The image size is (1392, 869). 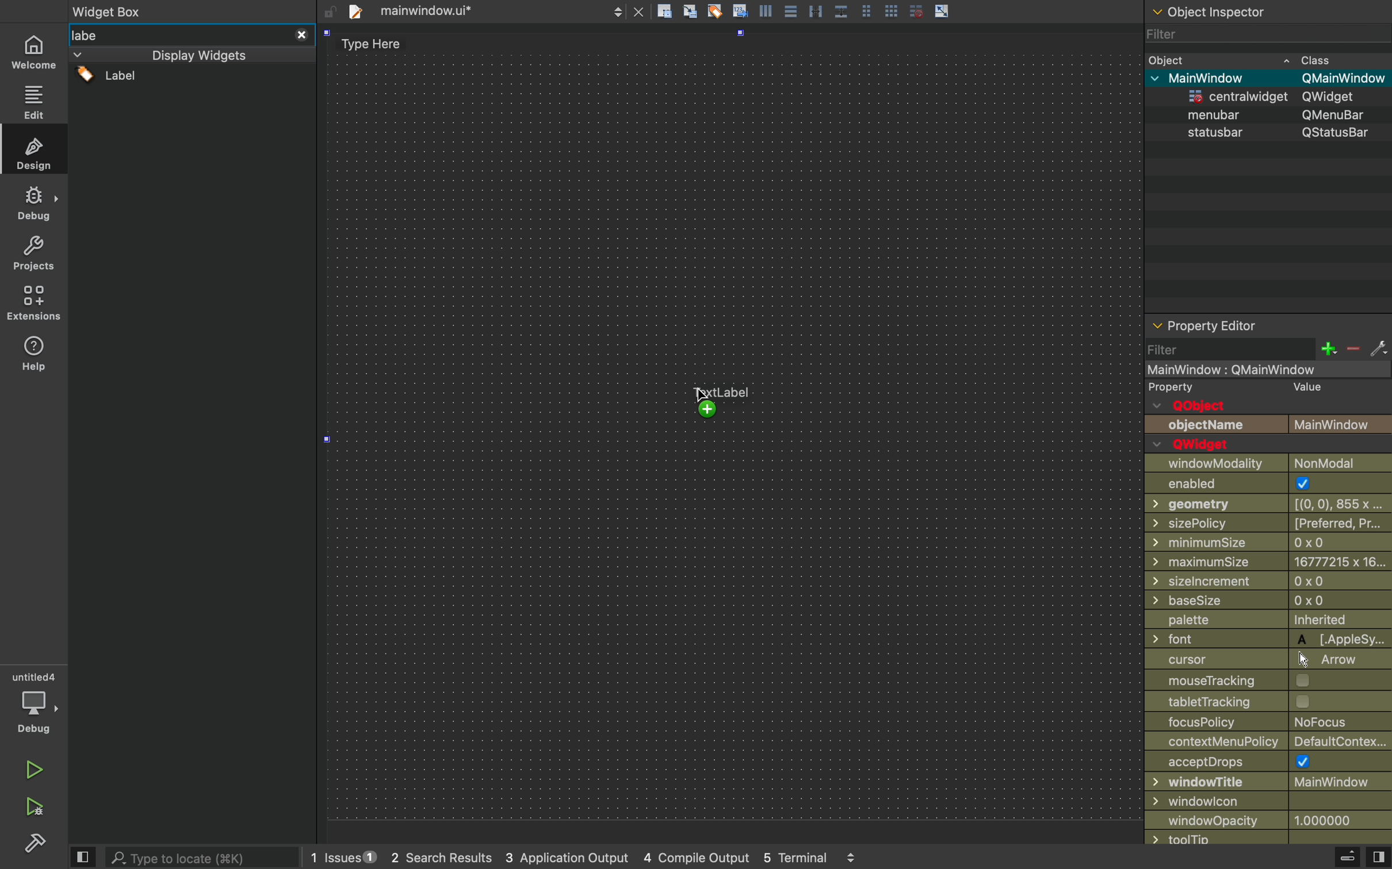 What do you see at coordinates (1277, 96) in the screenshot?
I see `widjget` at bounding box center [1277, 96].